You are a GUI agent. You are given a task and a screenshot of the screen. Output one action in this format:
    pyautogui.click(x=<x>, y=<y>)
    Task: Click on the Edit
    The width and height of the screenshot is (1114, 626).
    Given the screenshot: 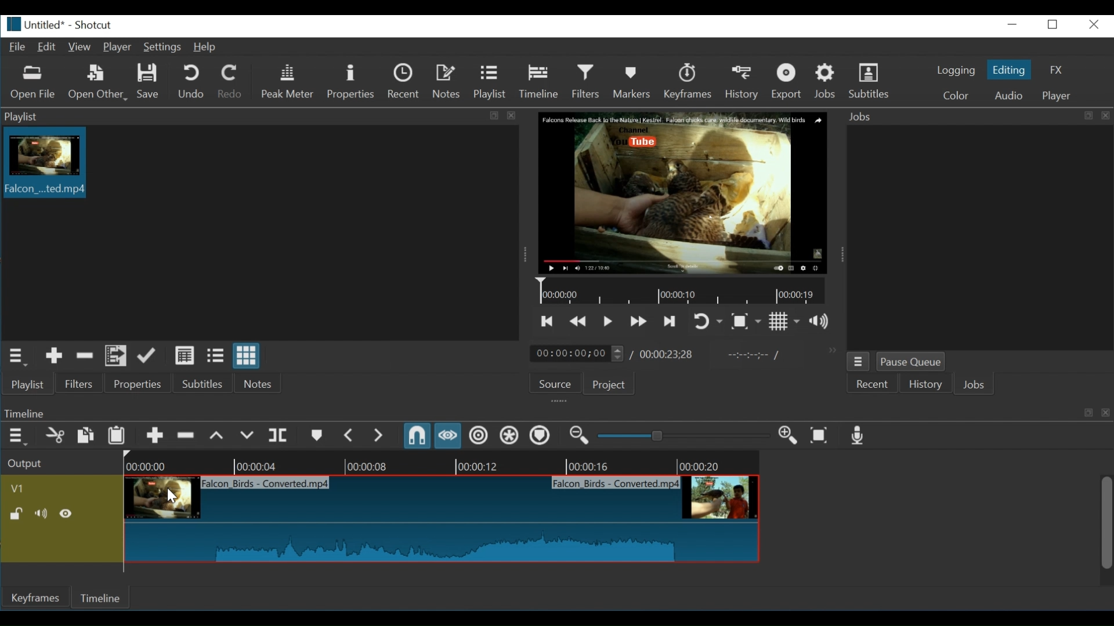 What is the action you would take?
    pyautogui.click(x=47, y=48)
    